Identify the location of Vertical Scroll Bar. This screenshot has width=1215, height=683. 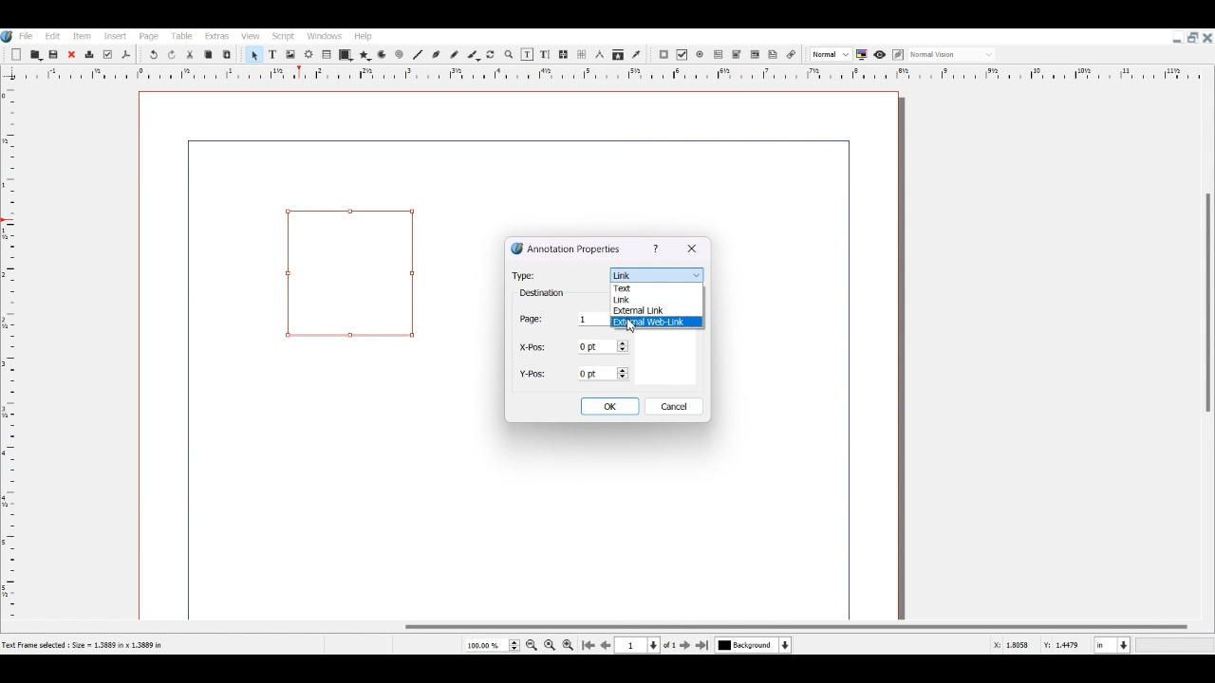
(1206, 341).